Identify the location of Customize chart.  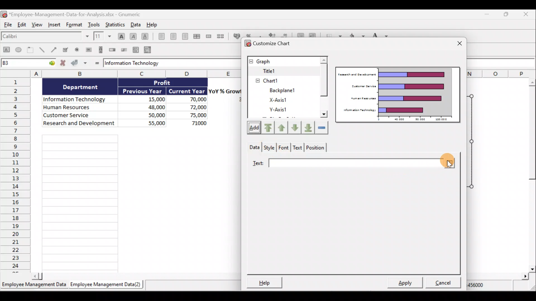
(272, 43).